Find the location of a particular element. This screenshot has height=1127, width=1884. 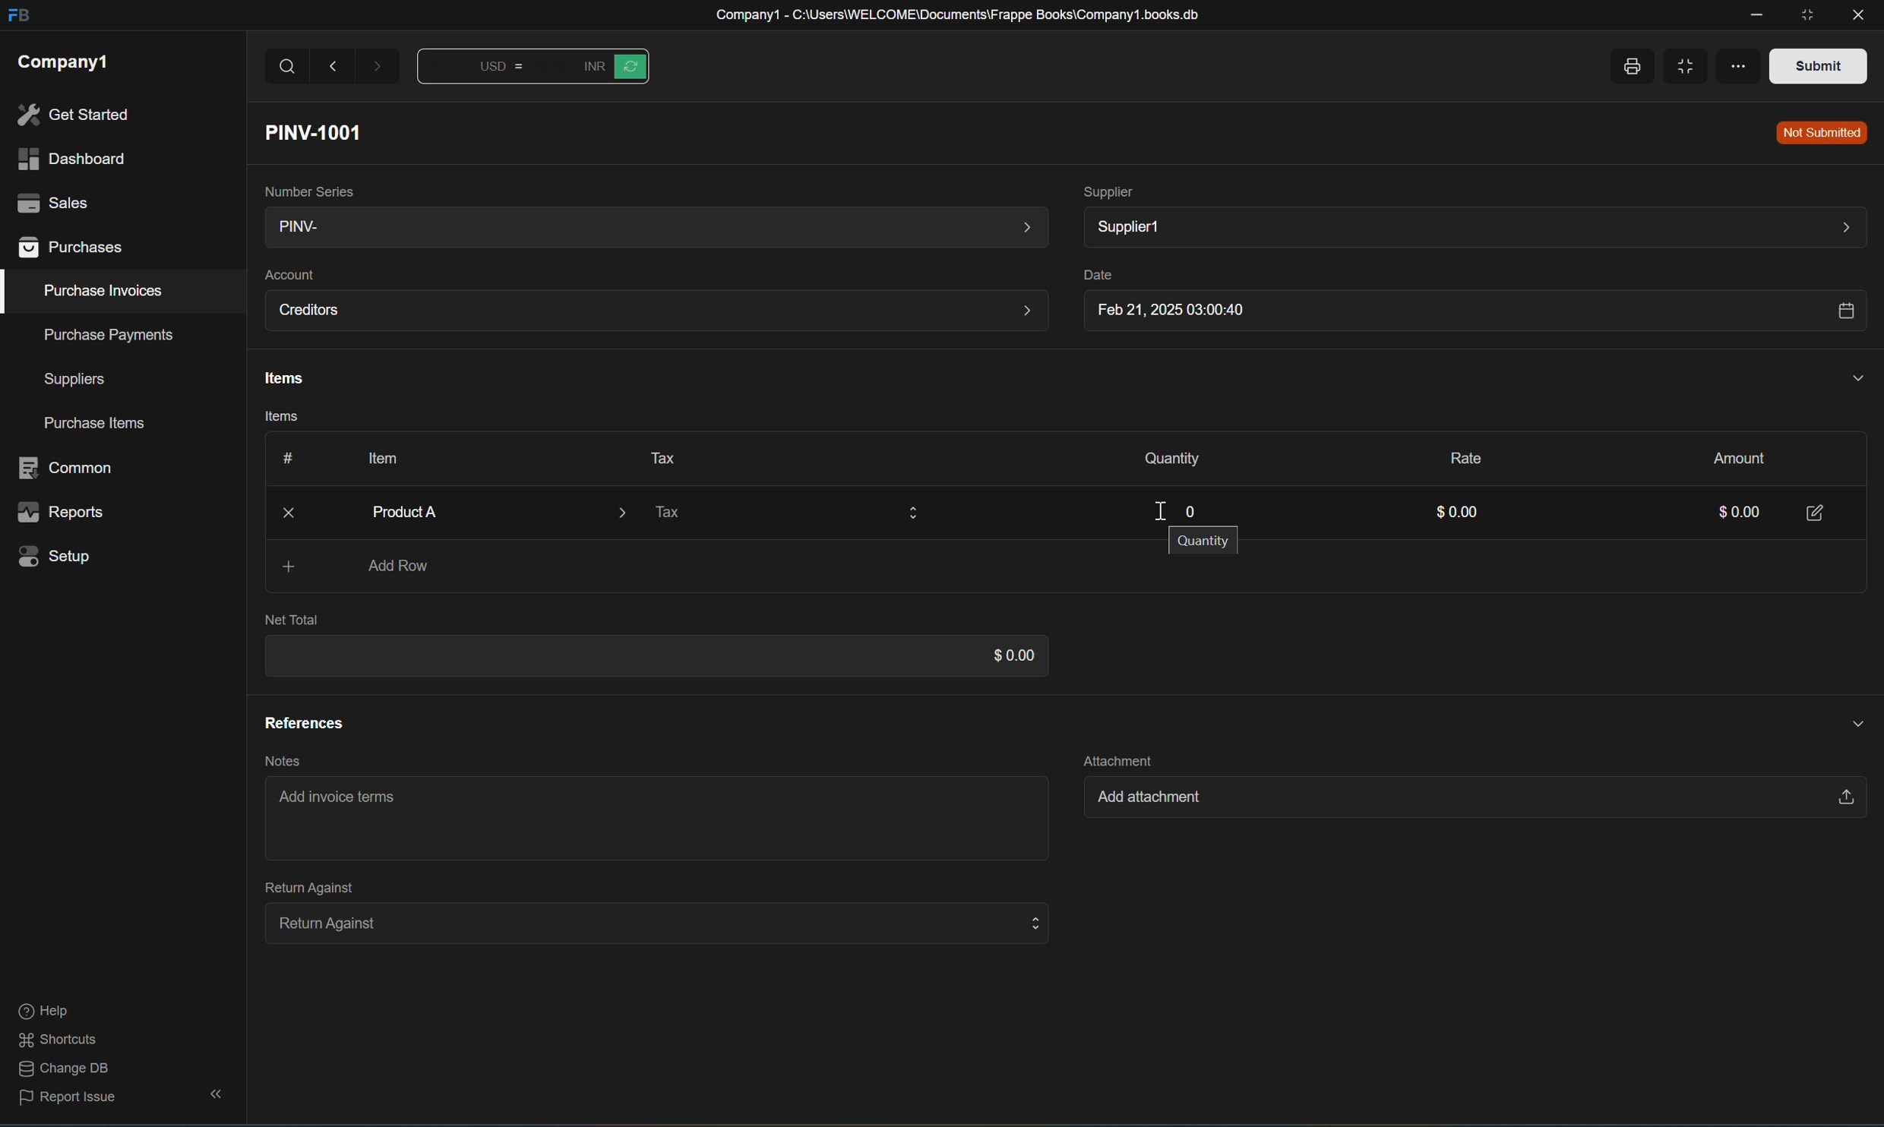

Account is located at coordinates (289, 275).